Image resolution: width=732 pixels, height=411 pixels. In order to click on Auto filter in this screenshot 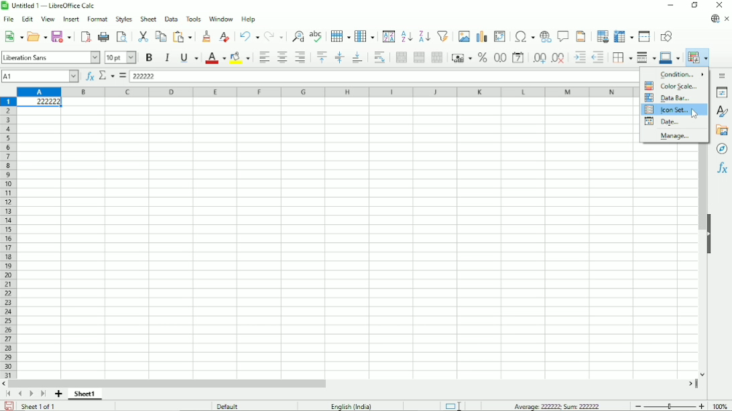, I will do `click(443, 35)`.